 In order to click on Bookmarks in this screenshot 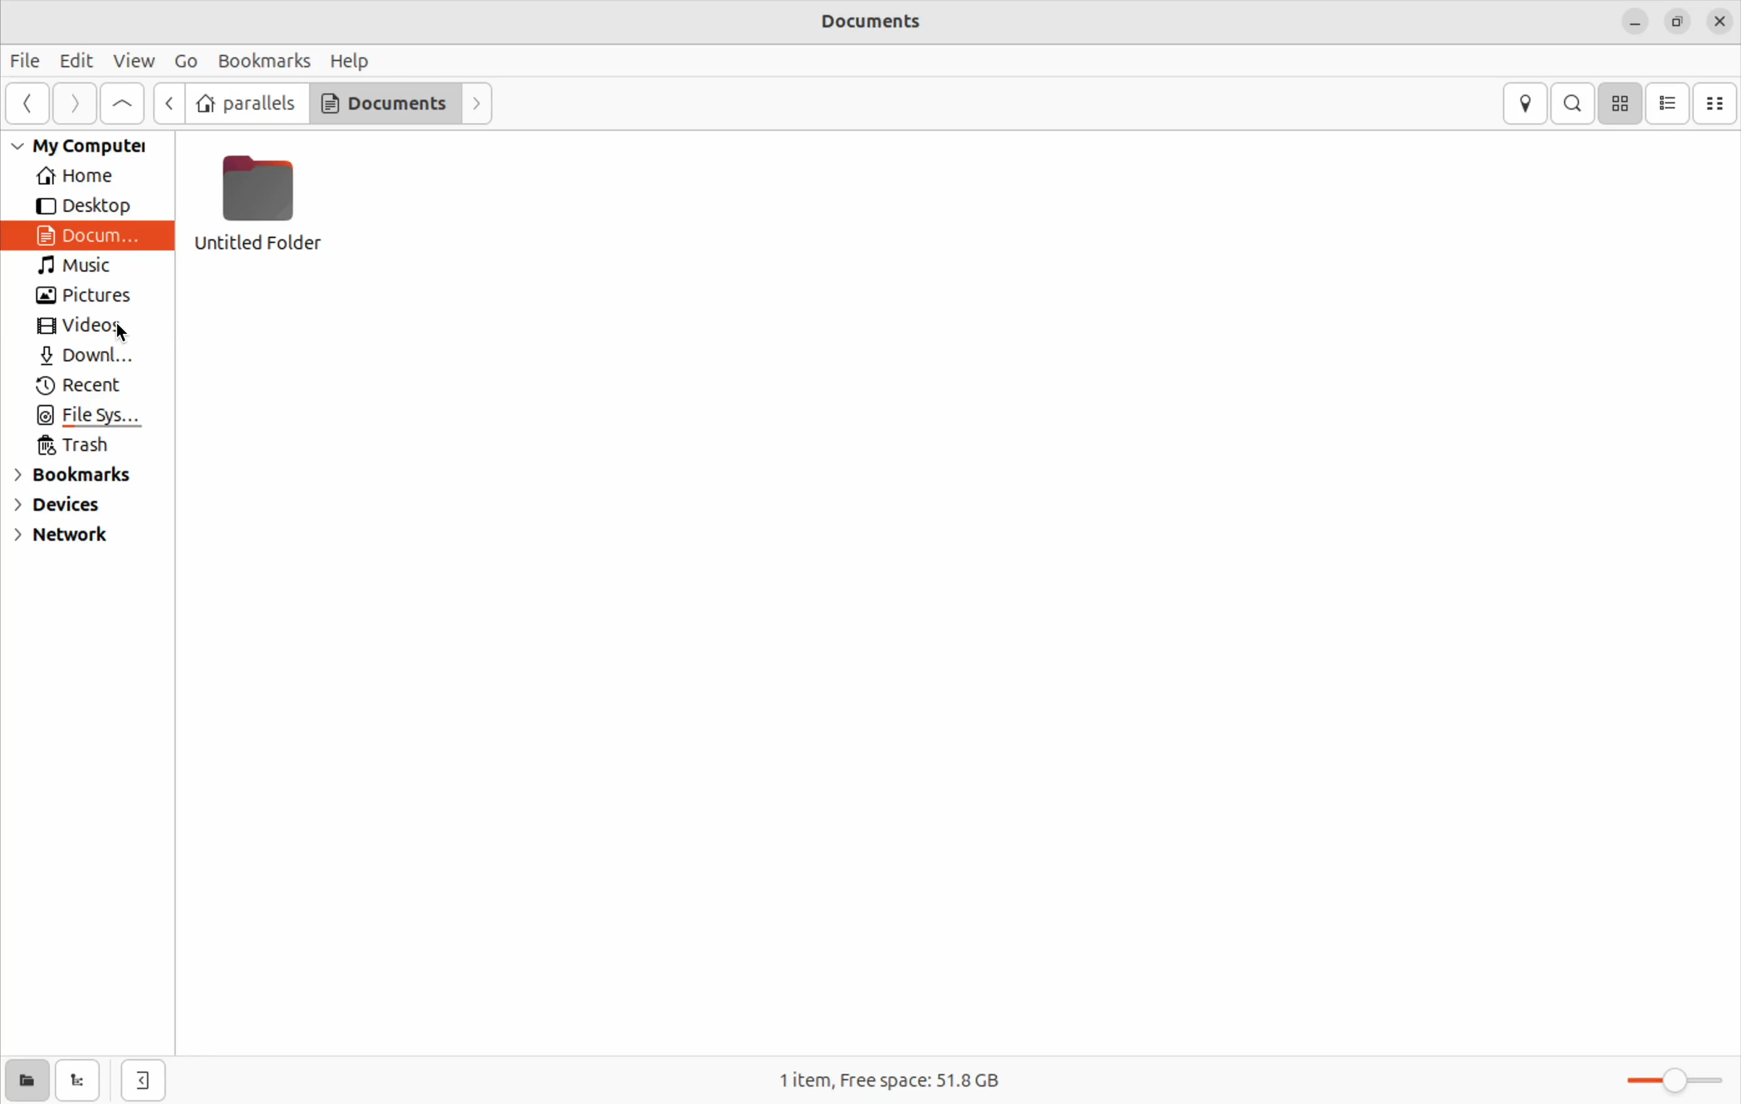, I will do `click(264, 57)`.